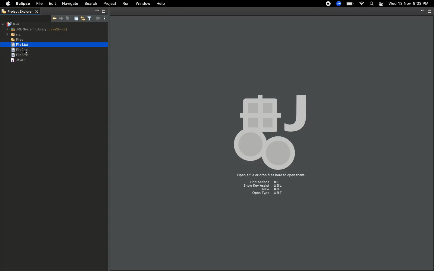  Describe the element at coordinates (372, 4) in the screenshot. I see `Search` at that location.